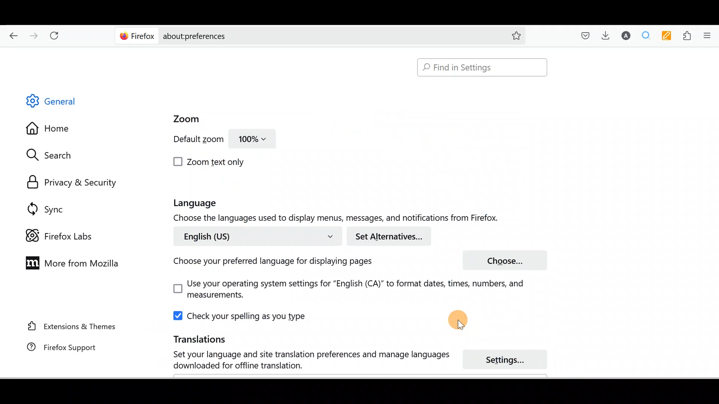 The image size is (719, 404). Describe the element at coordinates (57, 347) in the screenshot. I see `Firefox support` at that location.